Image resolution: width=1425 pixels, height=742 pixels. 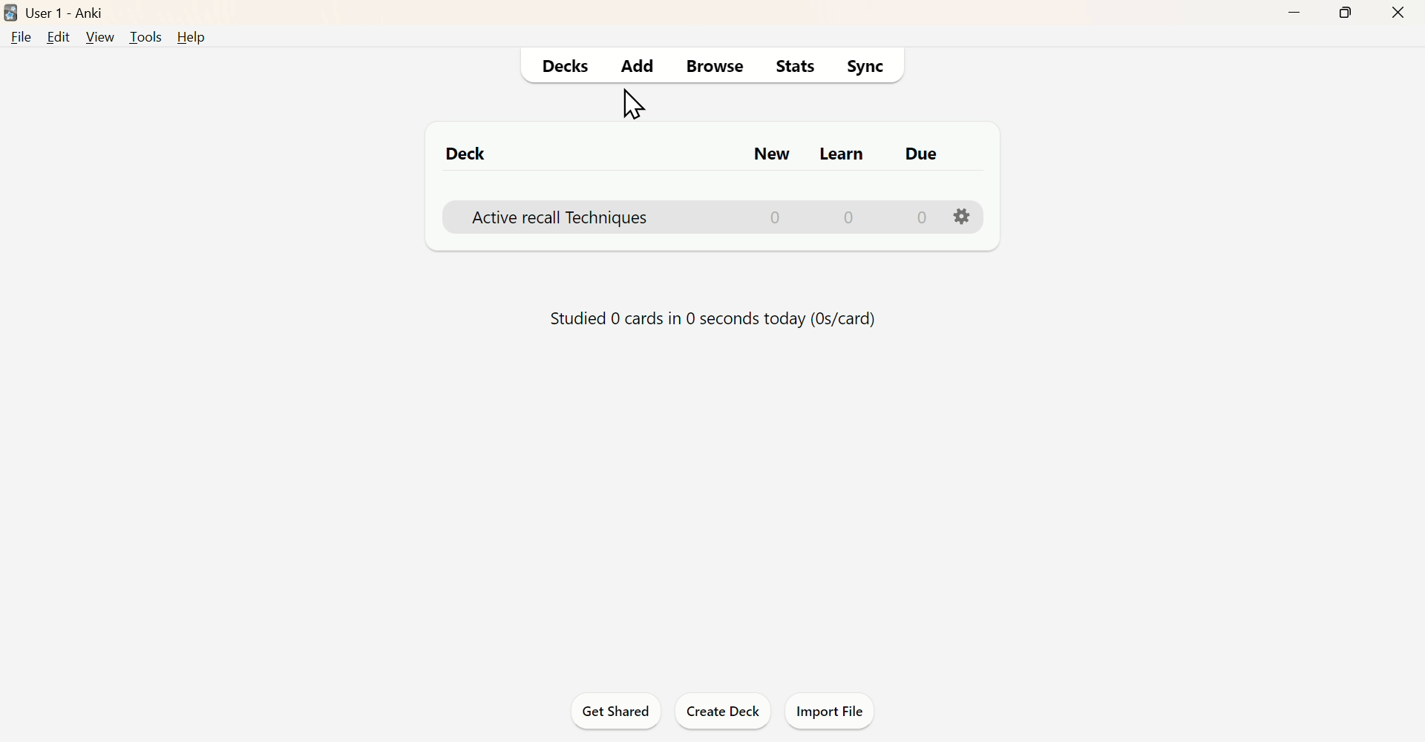 I want to click on Add, so click(x=641, y=67).